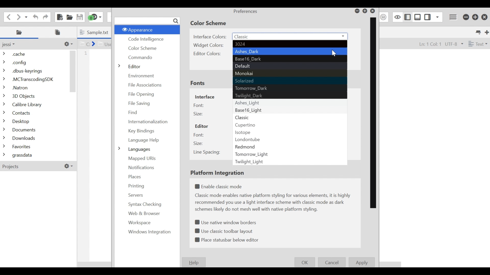  Describe the element at coordinates (143, 141) in the screenshot. I see `Language Help` at that location.